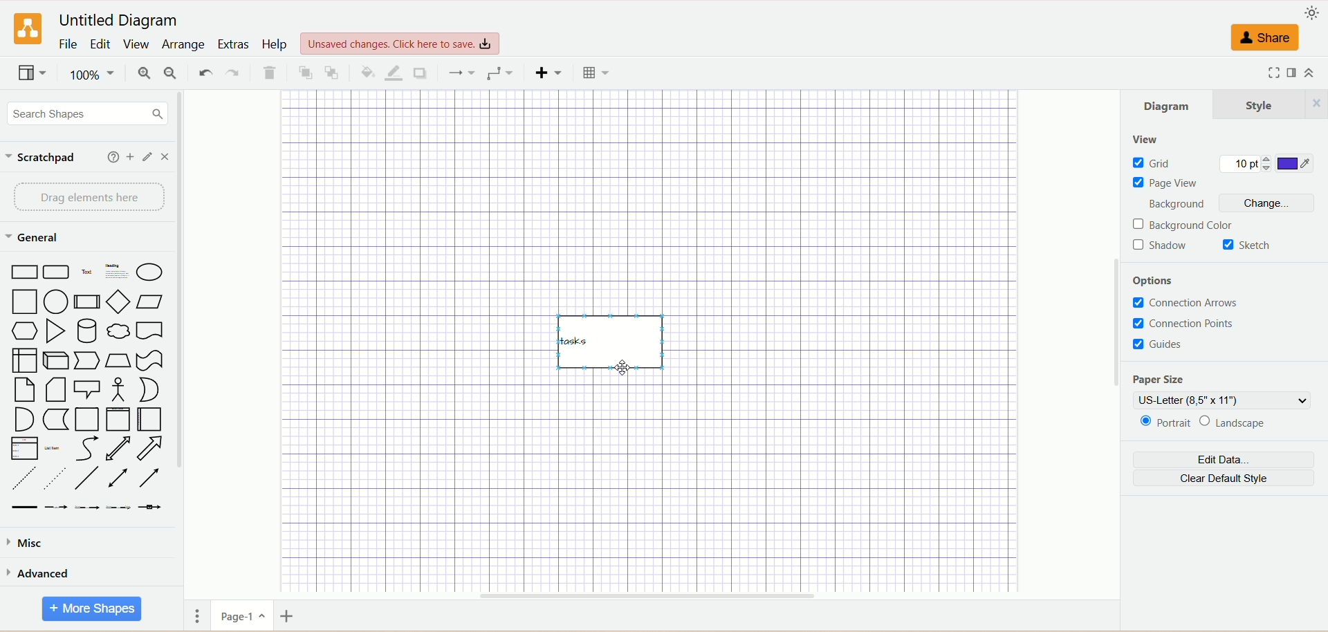 This screenshot has height=632, width=1328. What do you see at coordinates (291, 618) in the screenshot?
I see `insert page` at bounding box center [291, 618].